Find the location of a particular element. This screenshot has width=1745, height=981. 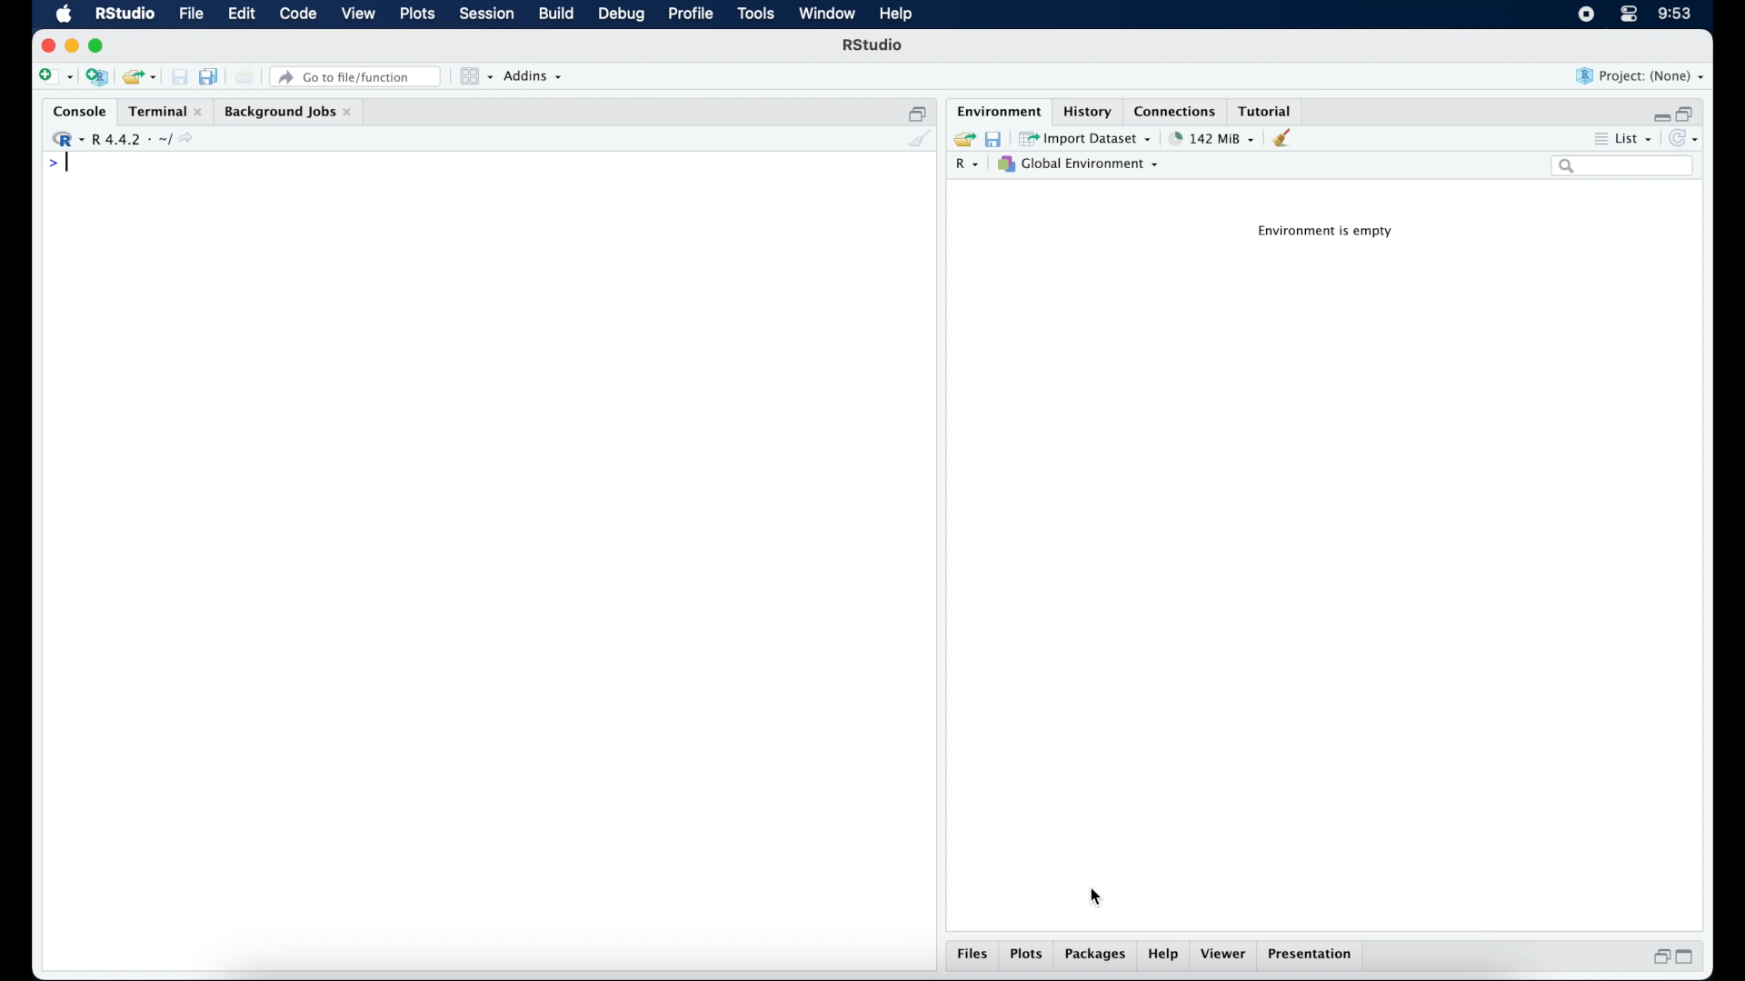

close is located at coordinates (45, 45).